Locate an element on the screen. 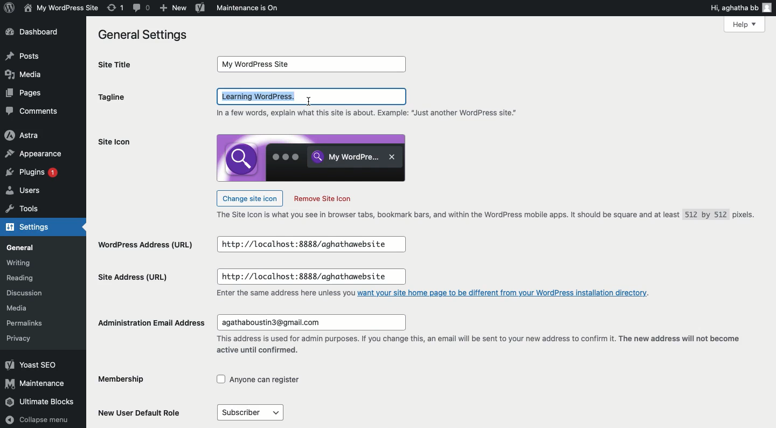  checkbox is located at coordinates (259, 379).